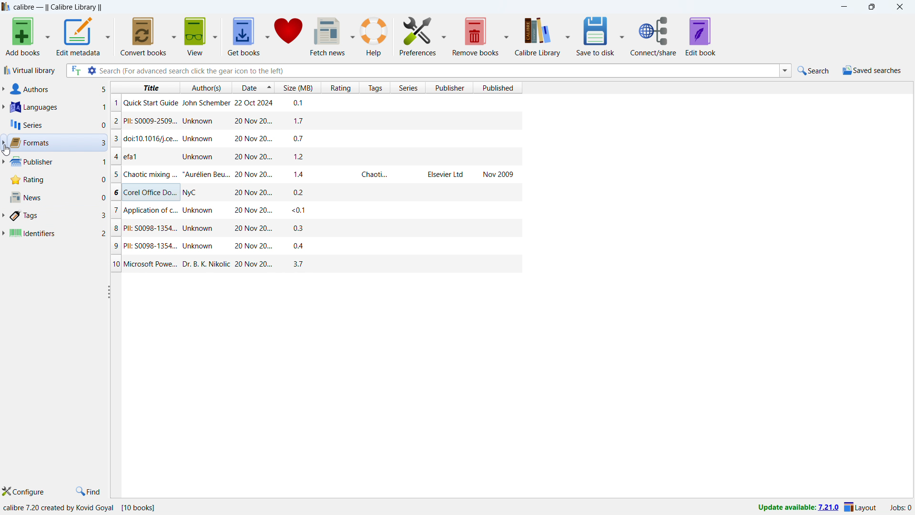  What do you see at coordinates (328, 36) in the screenshot?
I see `fetch news` at bounding box center [328, 36].